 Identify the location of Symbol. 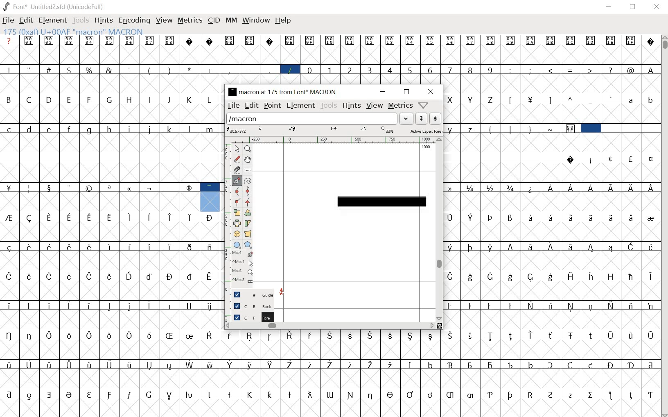
(631, 276).